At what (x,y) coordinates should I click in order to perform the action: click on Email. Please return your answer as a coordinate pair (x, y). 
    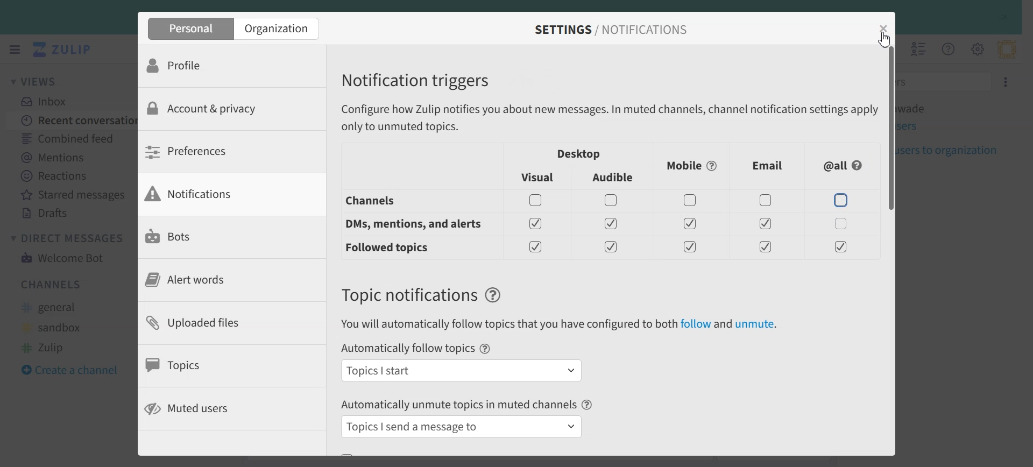
    Looking at the image, I should click on (768, 166).